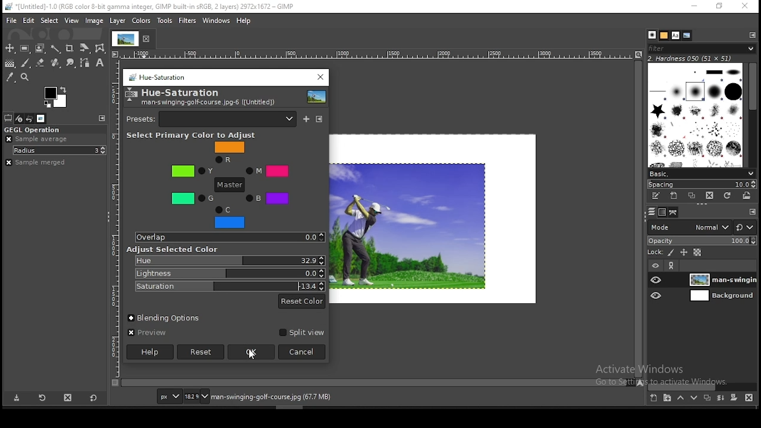  What do you see at coordinates (87, 65) in the screenshot?
I see `paths tool` at bounding box center [87, 65].